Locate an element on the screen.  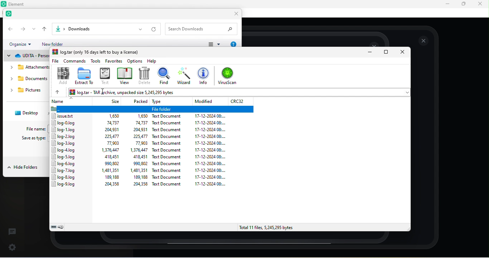
info is located at coordinates (204, 76).